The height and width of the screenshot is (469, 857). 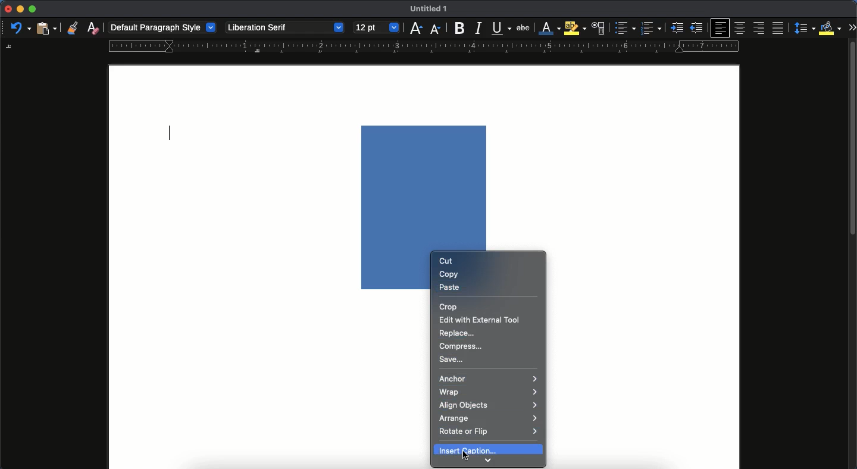 I want to click on guide, so click(x=424, y=46).